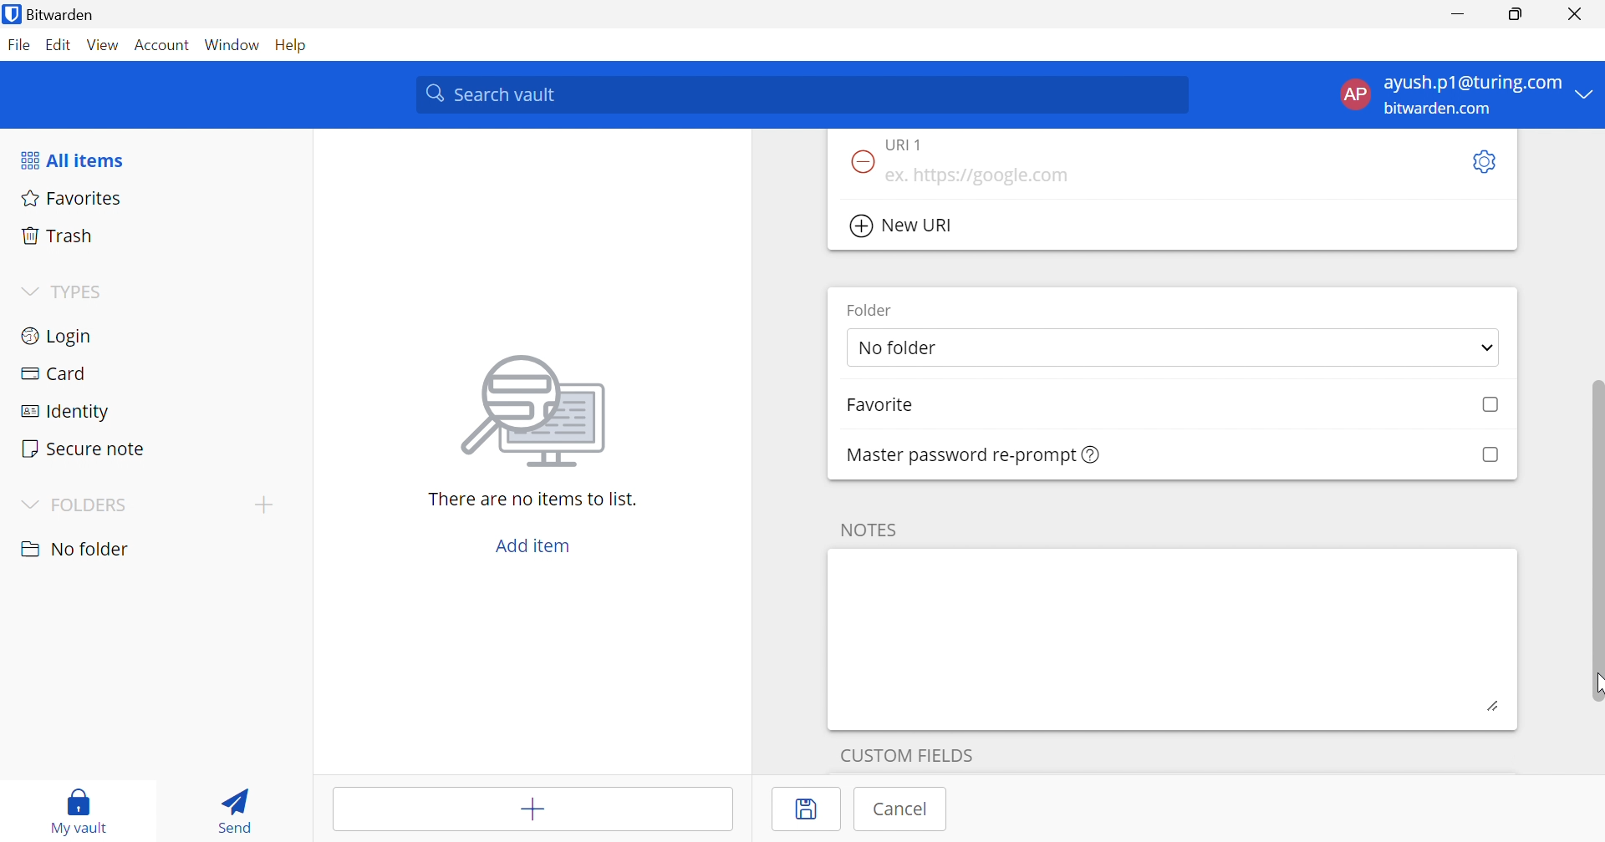  Describe the element at coordinates (92, 505) in the screenshot. I see `FOLDERS` at that location.